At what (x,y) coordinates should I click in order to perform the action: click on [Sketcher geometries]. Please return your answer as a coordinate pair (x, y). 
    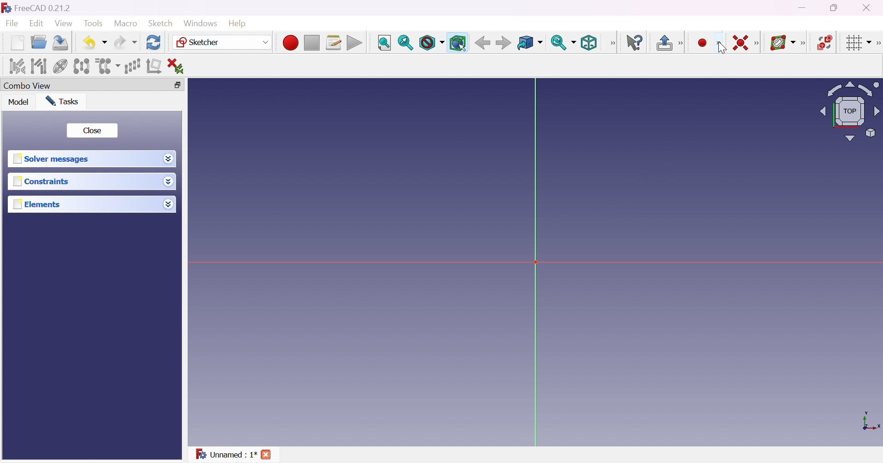
    Looking at the image, I should click on (720, 42).